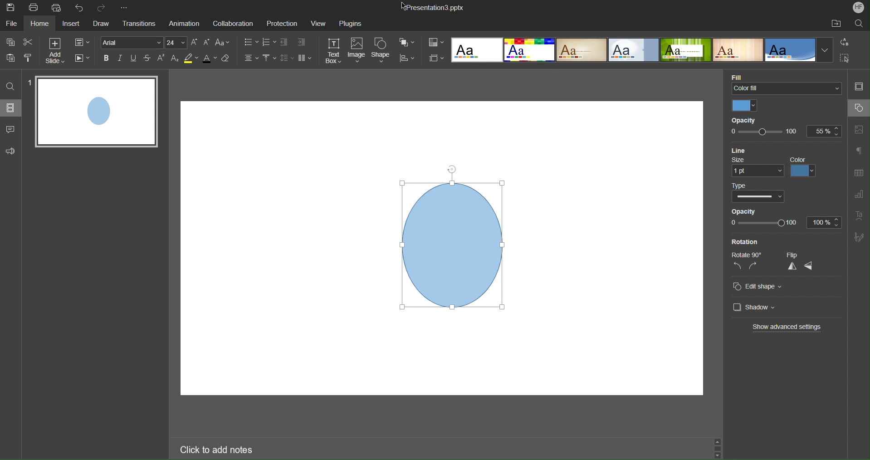 The width and height of the screenshot is (870, 460). I want to click on Erase Style, so click(228, 60).